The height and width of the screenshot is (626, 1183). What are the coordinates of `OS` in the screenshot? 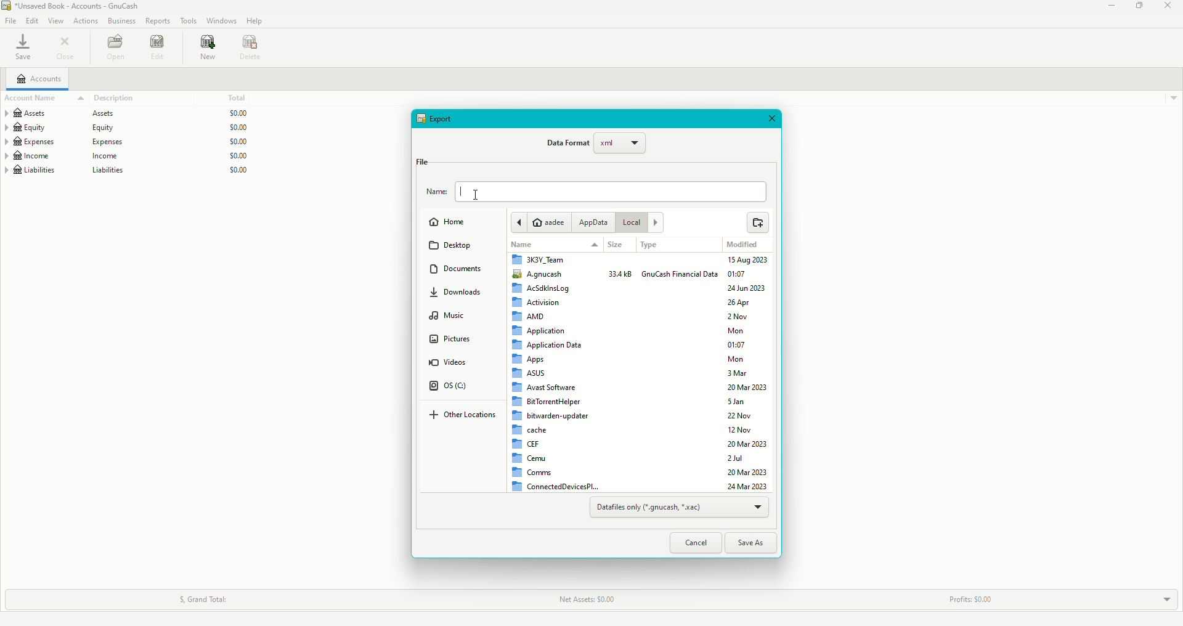 It's located at (452, 388).